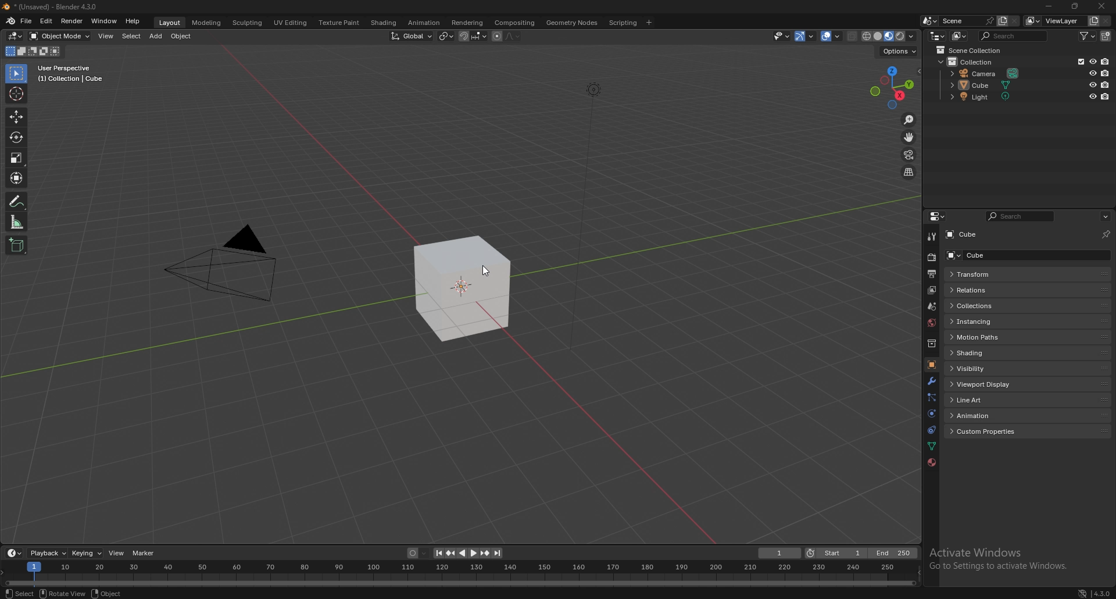 This screenshot has height=599, width=1116. Describe the element at coordinates (446, 35) in the screenshot. I see `median point` at that location.